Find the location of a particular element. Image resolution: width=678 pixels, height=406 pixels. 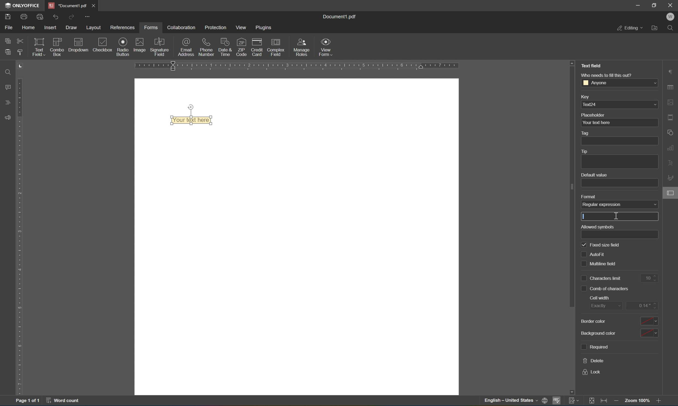

edit cell width is located at coordinates (642, 305).